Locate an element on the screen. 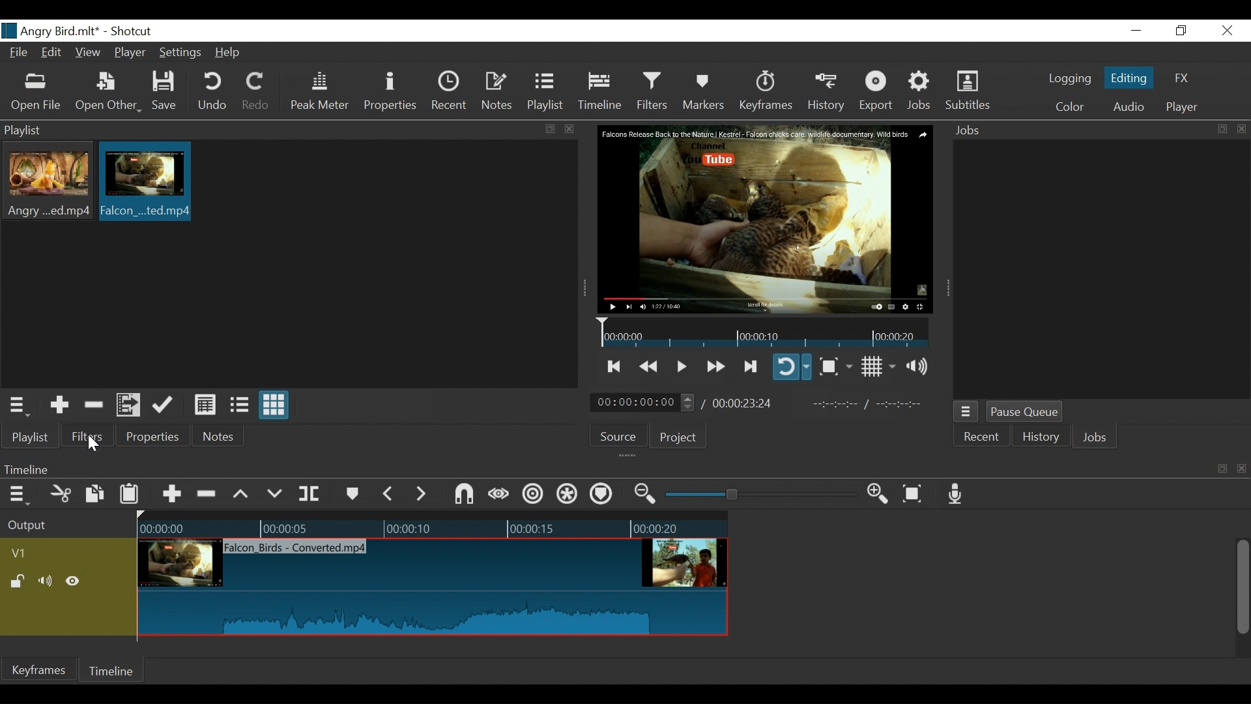 The width and height of the screenshot is (1251, 704). copy is located at coordinates (552, 130).